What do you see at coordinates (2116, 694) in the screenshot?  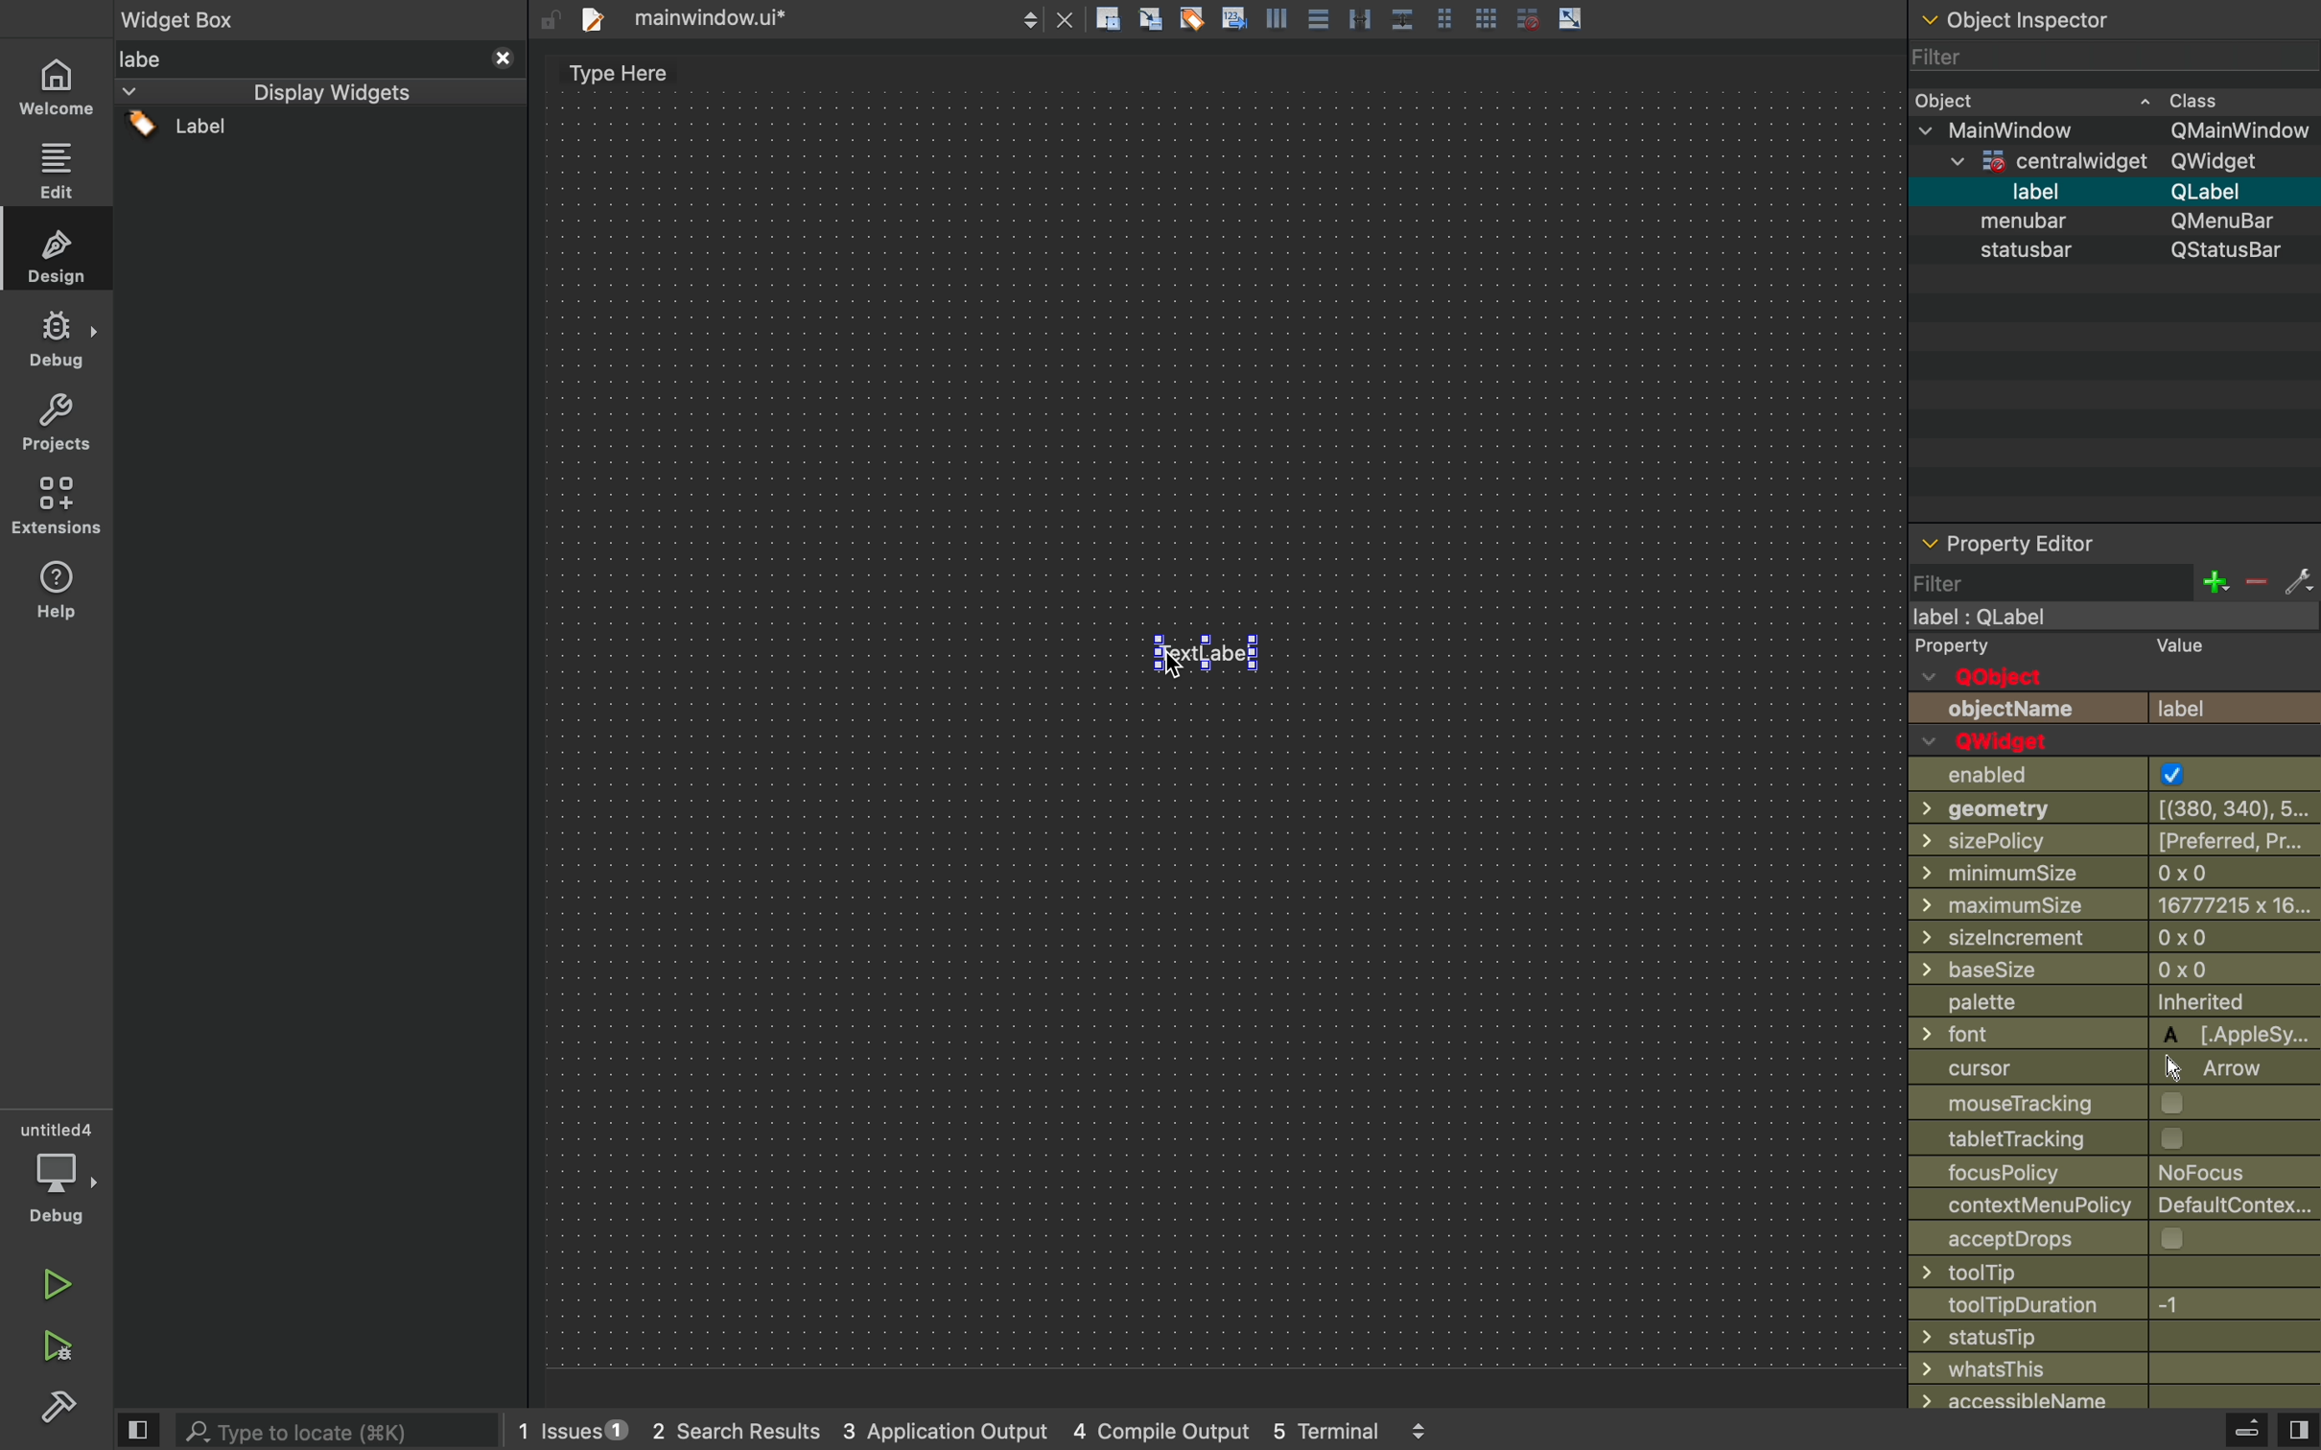 I see `objects` at bounding box center [2116, 694].